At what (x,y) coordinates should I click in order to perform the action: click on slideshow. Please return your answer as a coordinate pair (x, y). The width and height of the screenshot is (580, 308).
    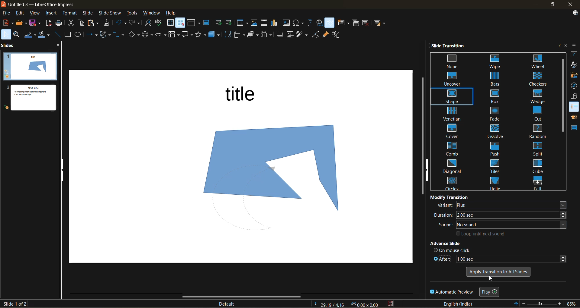
    Looking at the image, I should click on (111, 13).